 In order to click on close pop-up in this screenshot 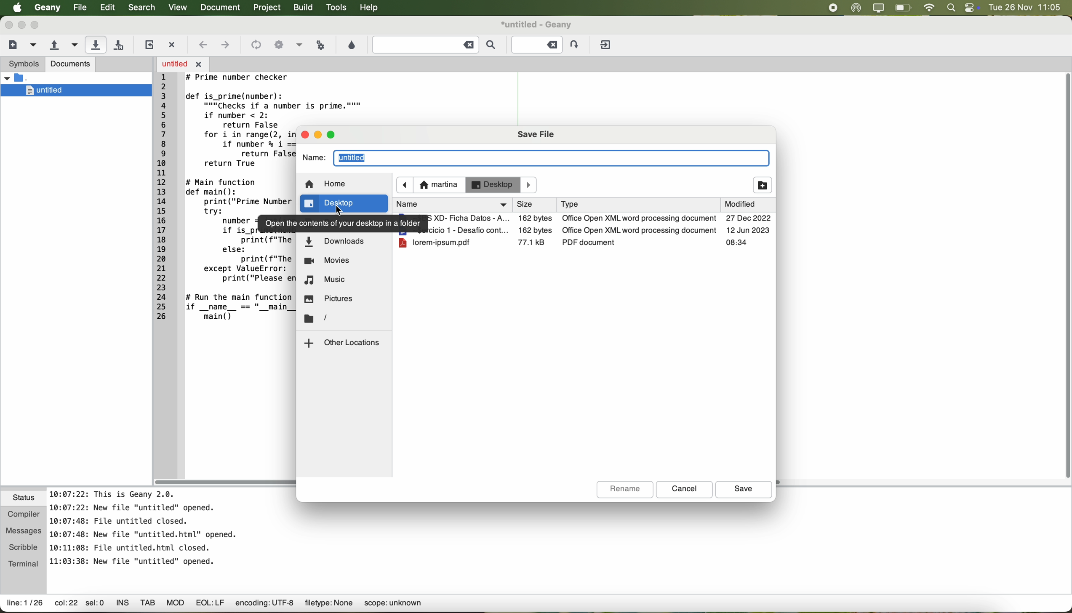, I will do `click(304, 134)`.